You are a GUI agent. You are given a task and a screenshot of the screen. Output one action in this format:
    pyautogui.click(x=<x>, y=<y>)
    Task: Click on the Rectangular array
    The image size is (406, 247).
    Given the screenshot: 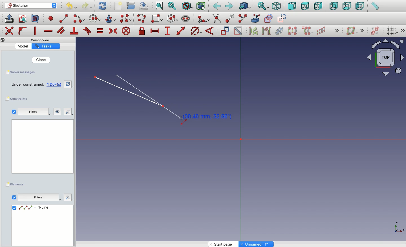 What is the action you would take?
    pyautogui.click(x=321, y=31)
    